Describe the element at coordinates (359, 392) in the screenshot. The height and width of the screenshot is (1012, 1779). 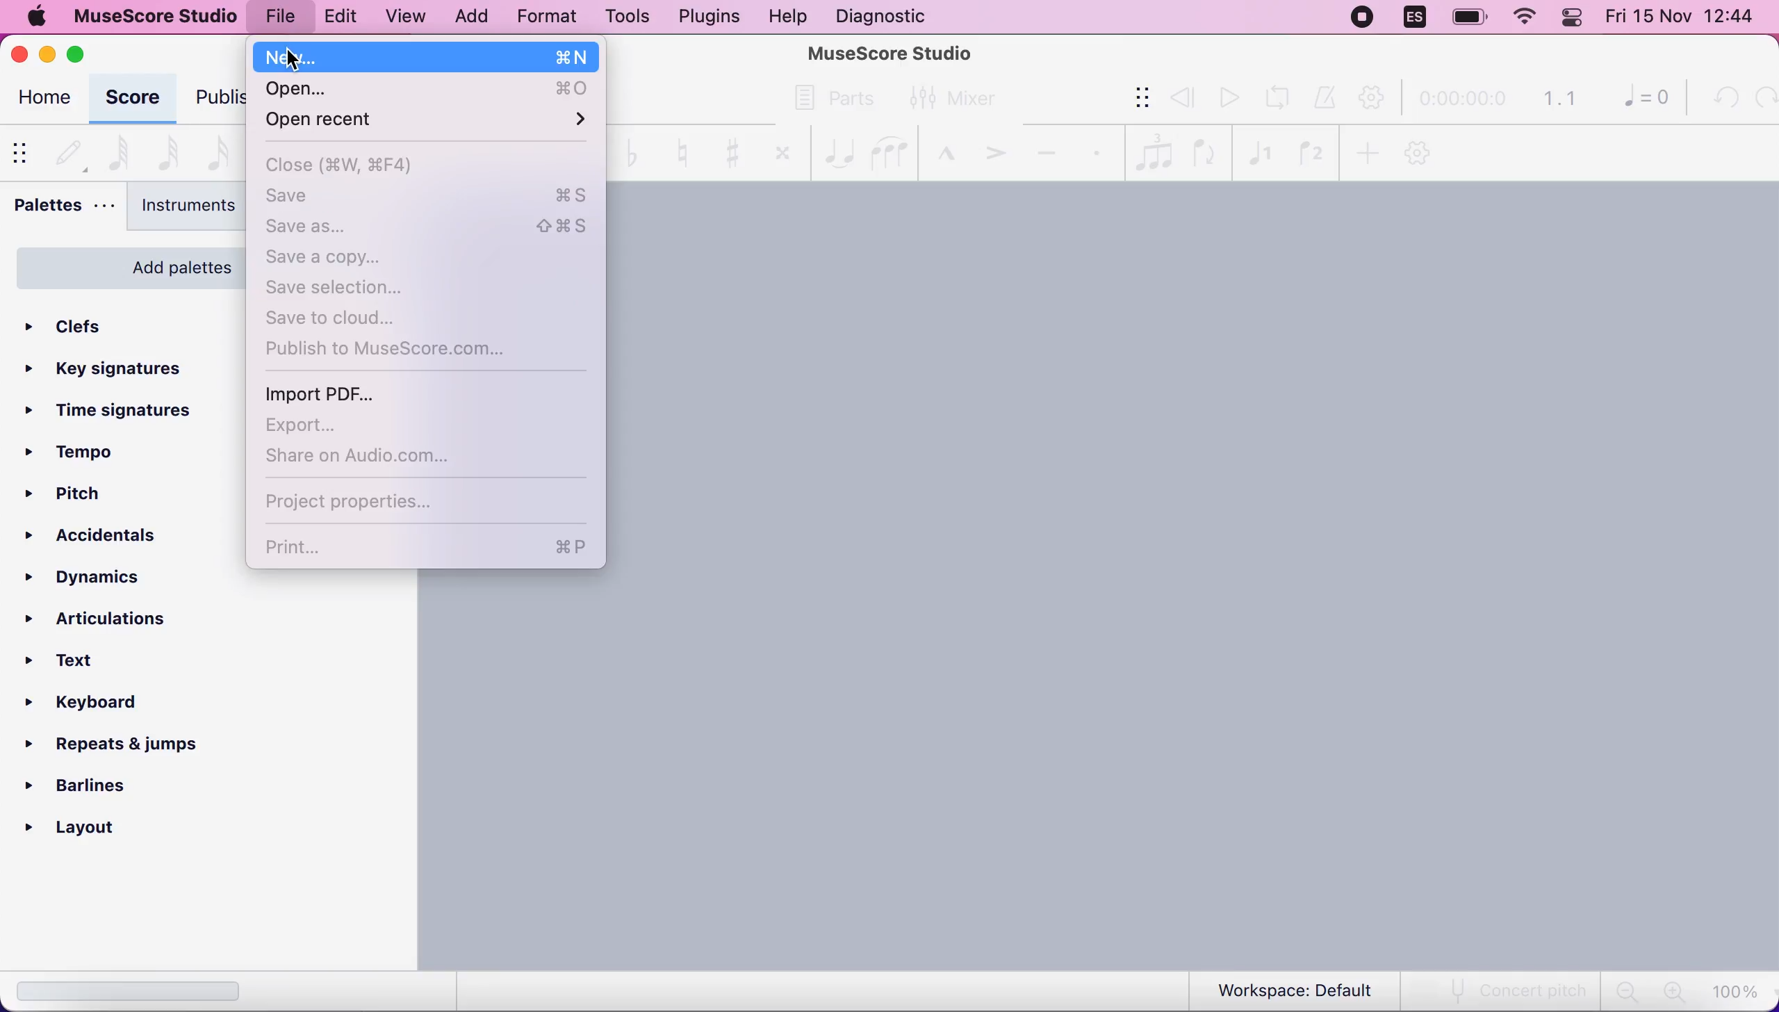
I see `import pdf` at that location.